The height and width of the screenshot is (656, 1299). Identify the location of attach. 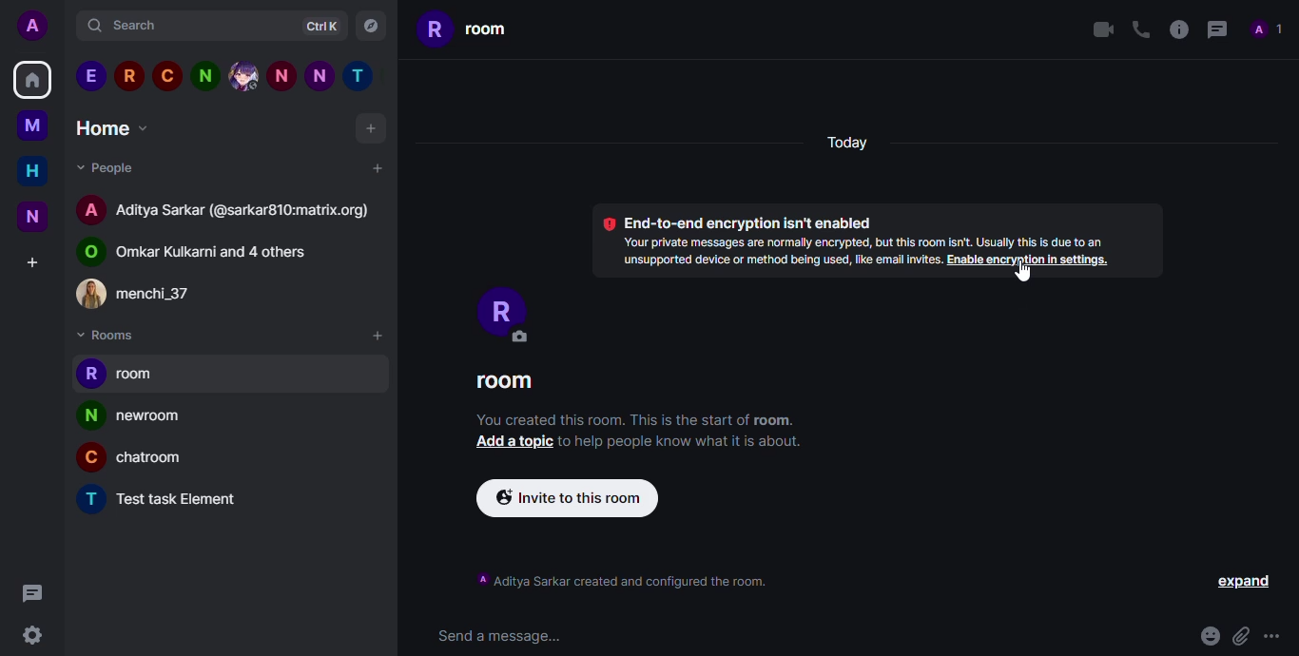
(1239, 632).